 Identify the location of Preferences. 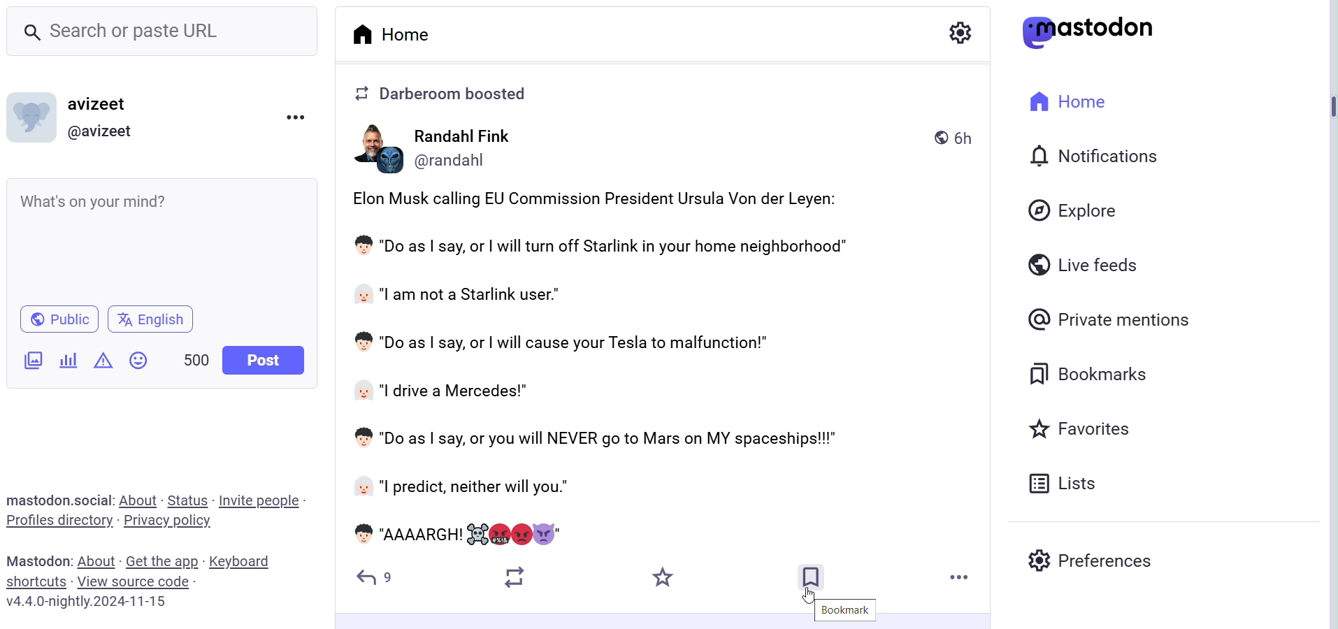
(1096, 563).